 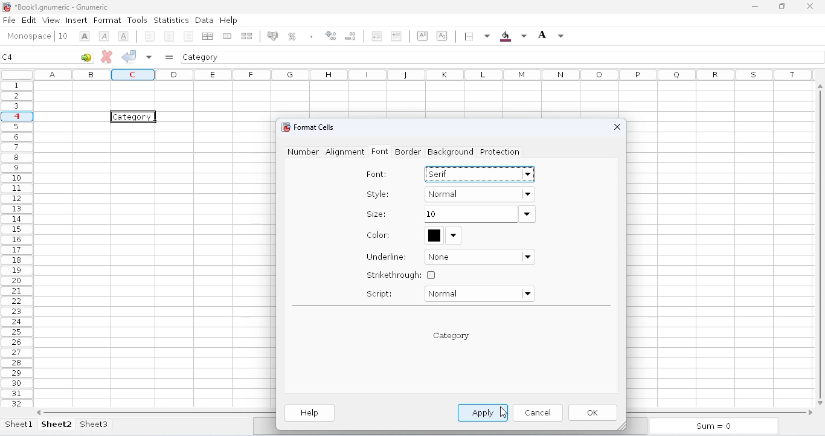 I want to click on sheet1, so click(x=19, y=424).